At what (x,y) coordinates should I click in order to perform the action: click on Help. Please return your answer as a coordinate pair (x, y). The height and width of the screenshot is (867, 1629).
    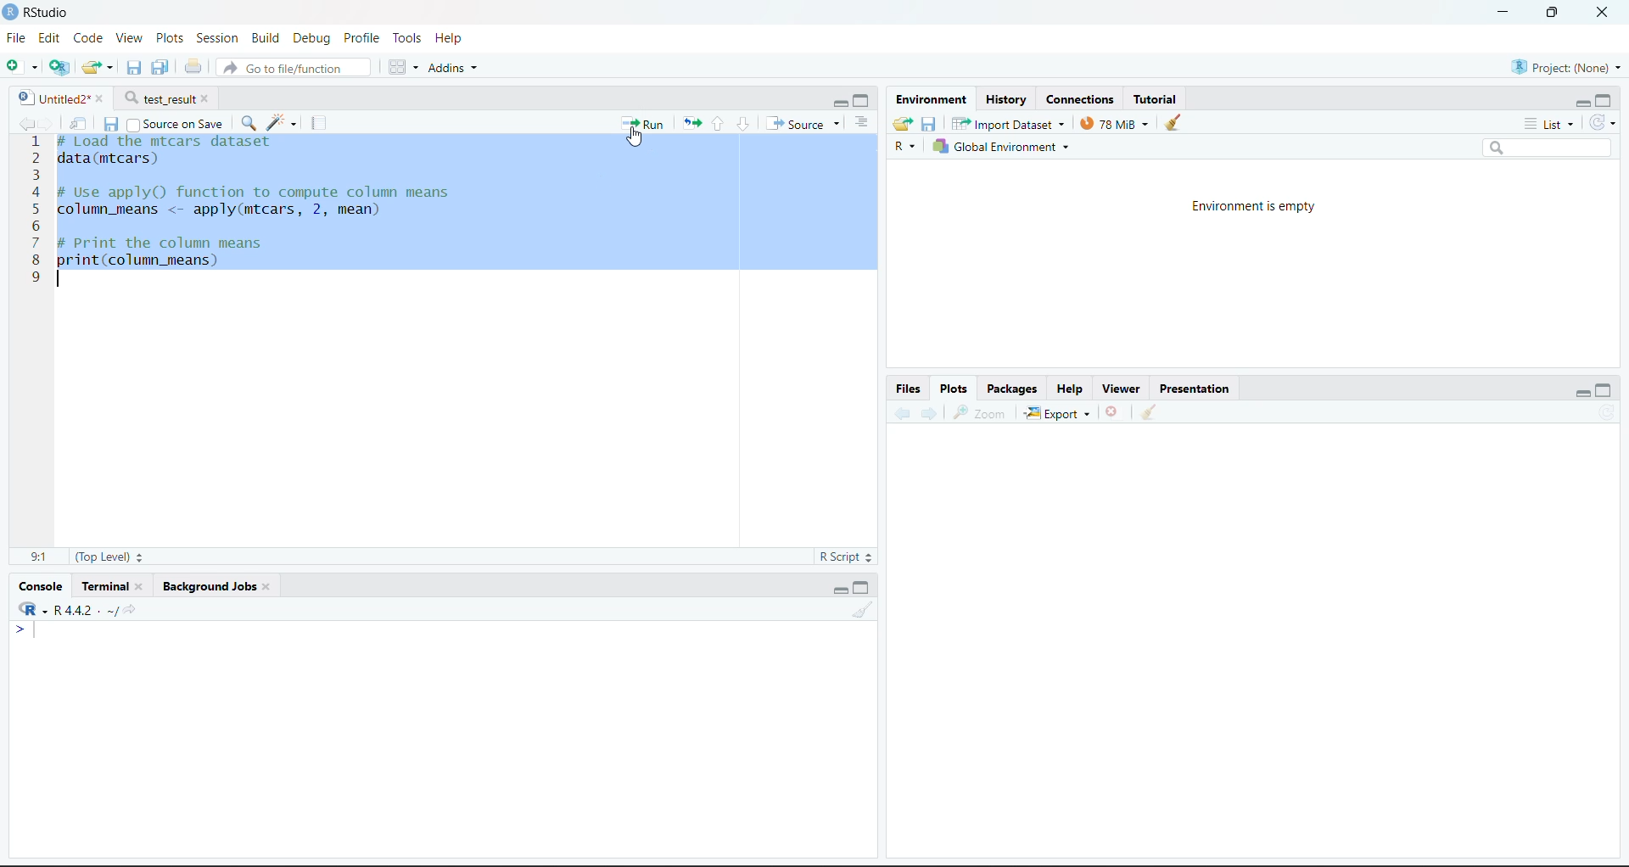
    Looking at the image, I should click on (455, 38).